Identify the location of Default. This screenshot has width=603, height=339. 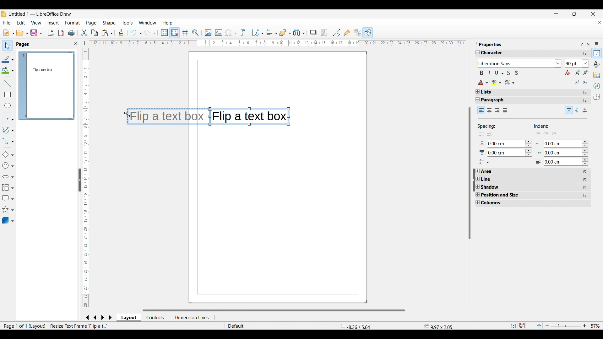
(251, 326).